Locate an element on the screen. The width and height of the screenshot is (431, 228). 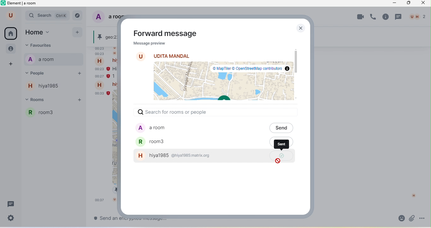
search is located at coordinates (48, 16).